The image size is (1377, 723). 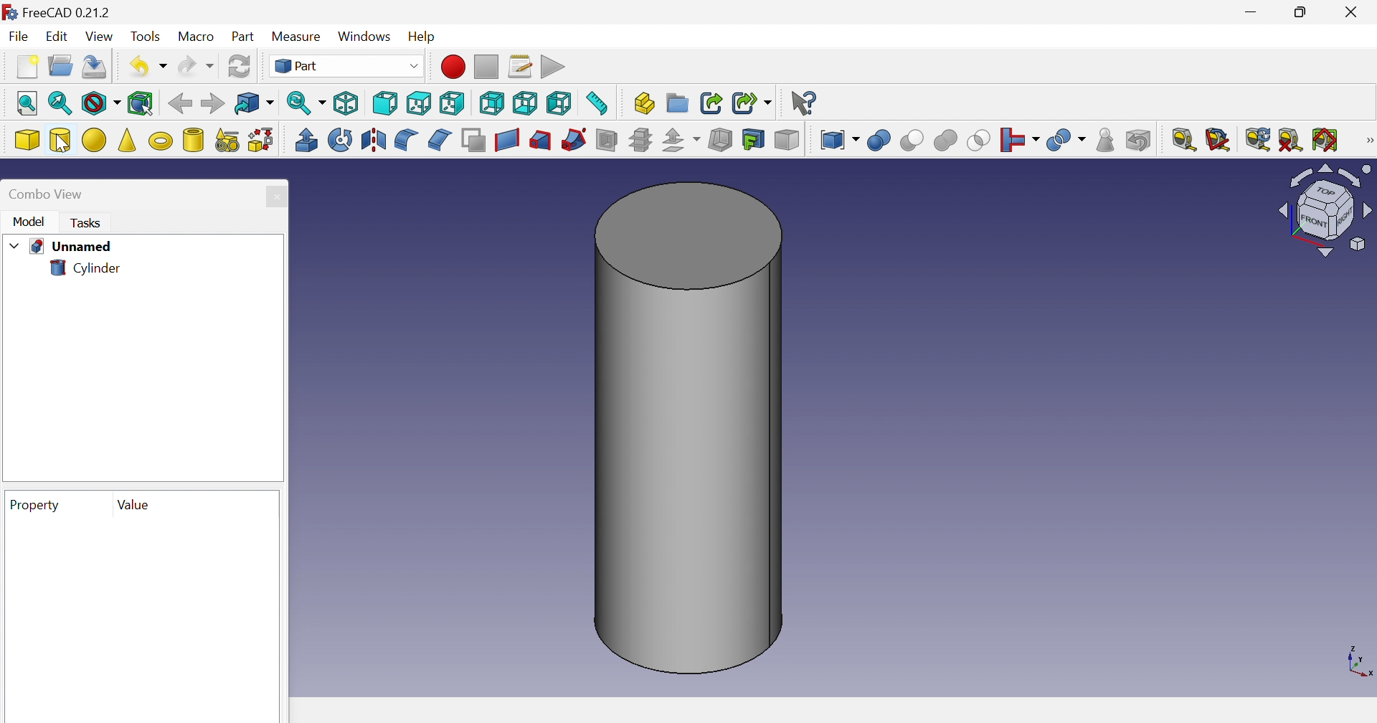 I want to click on File, so click(x=17, y=35).